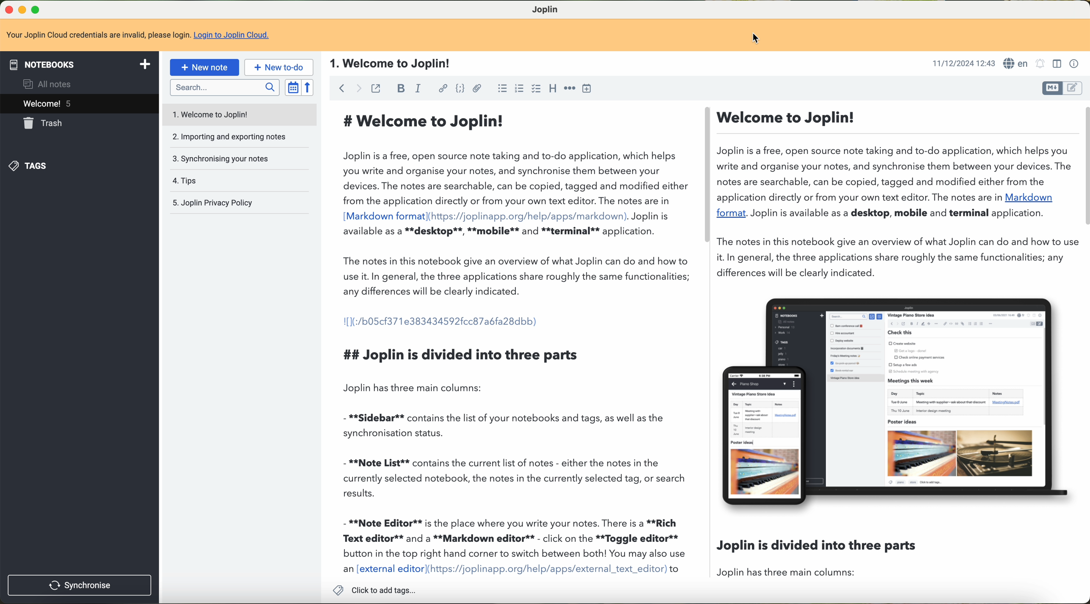  Describe the element at coordinates (39, 10) in the screenshot. I see `maximize` at that location.